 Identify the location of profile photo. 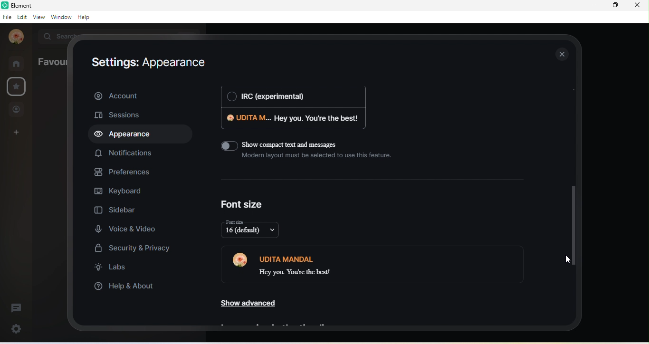
(243, 262).